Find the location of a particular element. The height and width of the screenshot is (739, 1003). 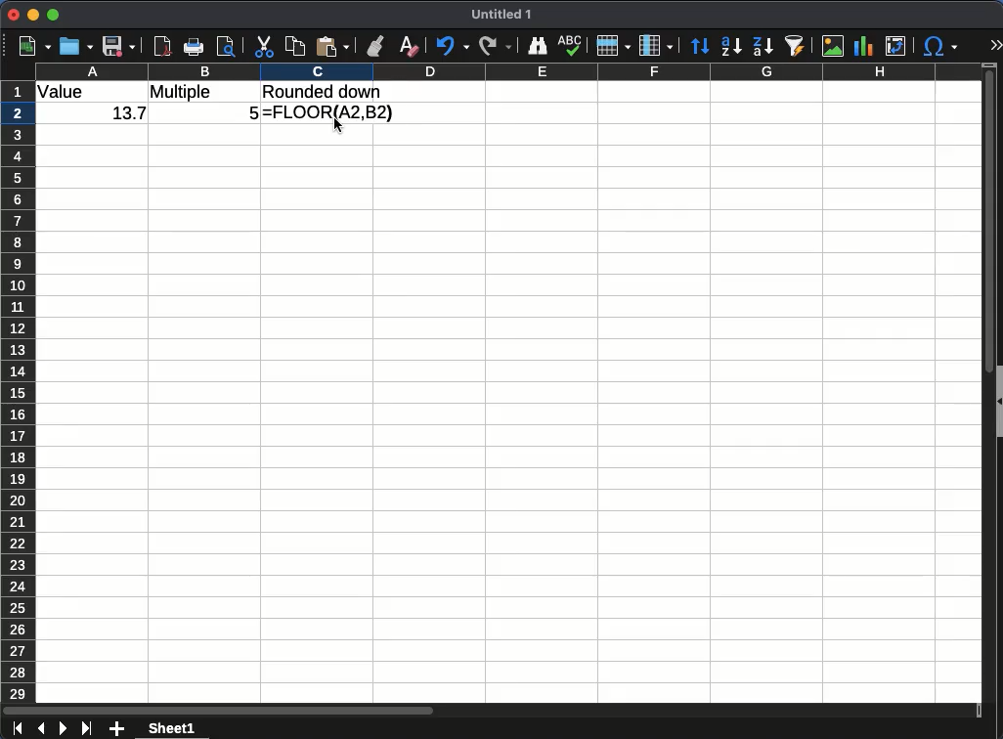

next sheet is located at coordinates (63, 728).